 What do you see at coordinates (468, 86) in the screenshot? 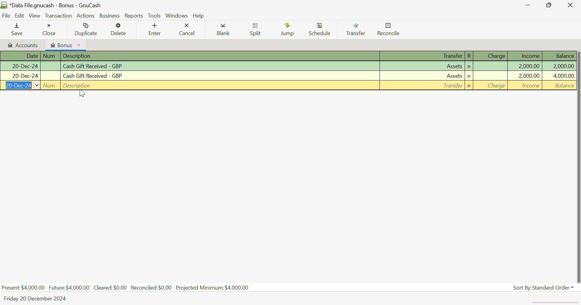
I see `n` at bounding box center [468, 86].